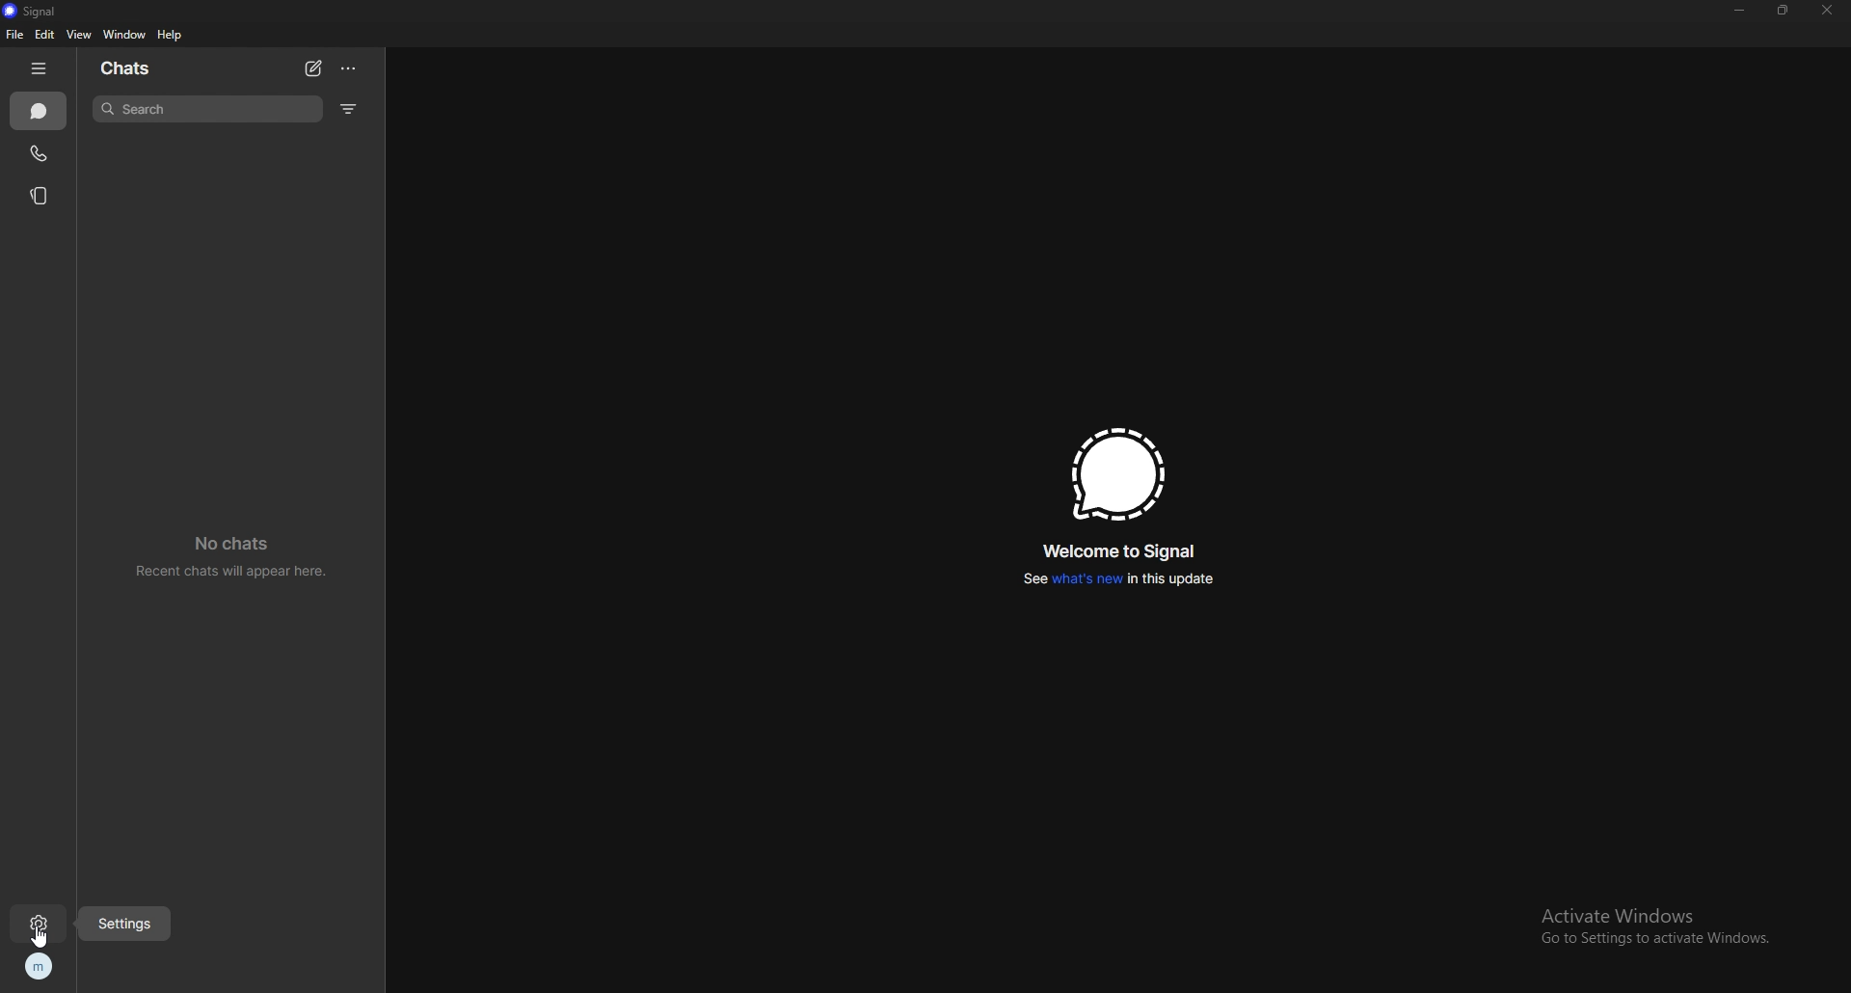  I want to click on new chat, so click(313, 69).